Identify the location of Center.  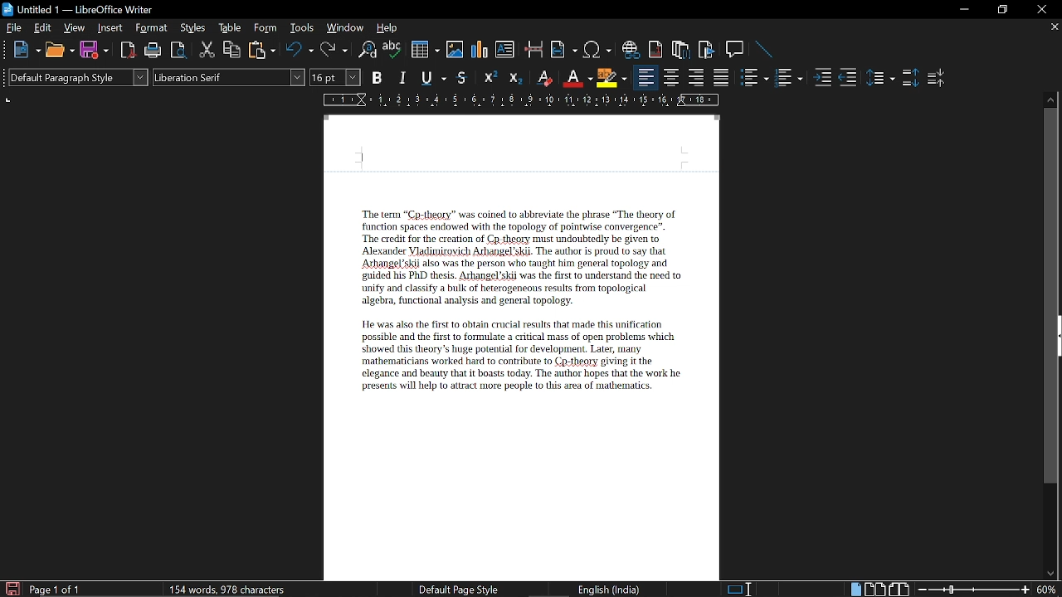
(672, 77).